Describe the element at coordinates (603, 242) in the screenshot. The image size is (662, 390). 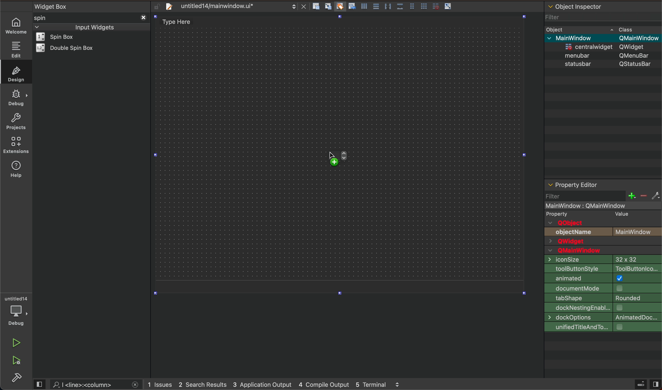
I see `qwidget` at that location.